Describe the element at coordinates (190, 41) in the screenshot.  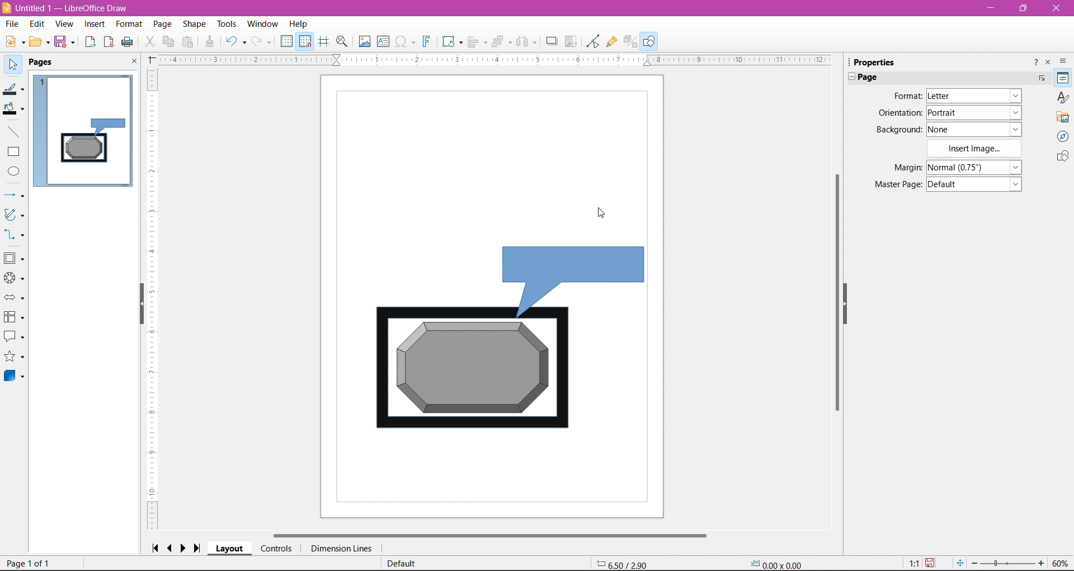
I see `Paste` at that location.